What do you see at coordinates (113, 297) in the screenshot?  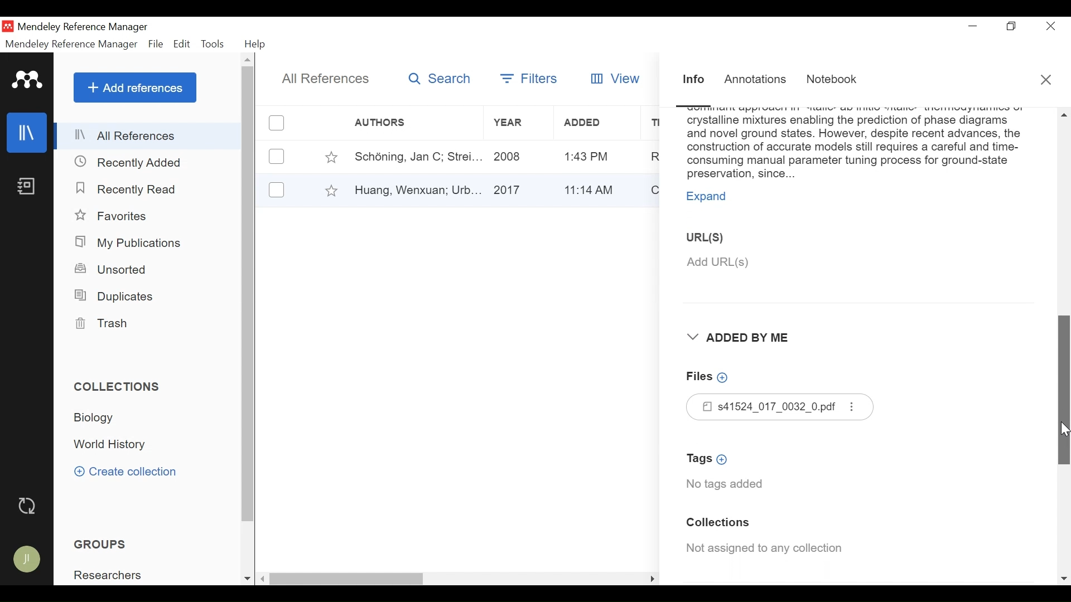 I see `Duplicates` at bounding box center [113, 297].